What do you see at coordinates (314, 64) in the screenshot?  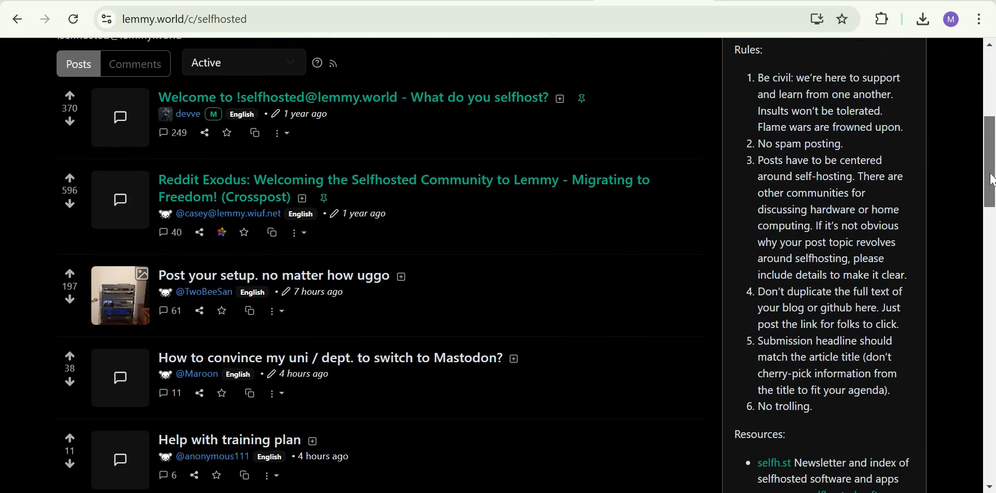 I see `help` at bounding box center [314, 64].